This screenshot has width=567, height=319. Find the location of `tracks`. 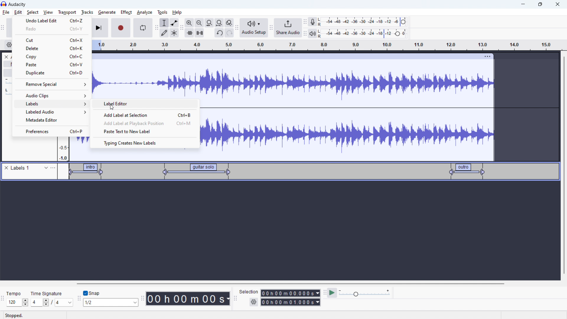

tracks is located at coordinates (87, 12).